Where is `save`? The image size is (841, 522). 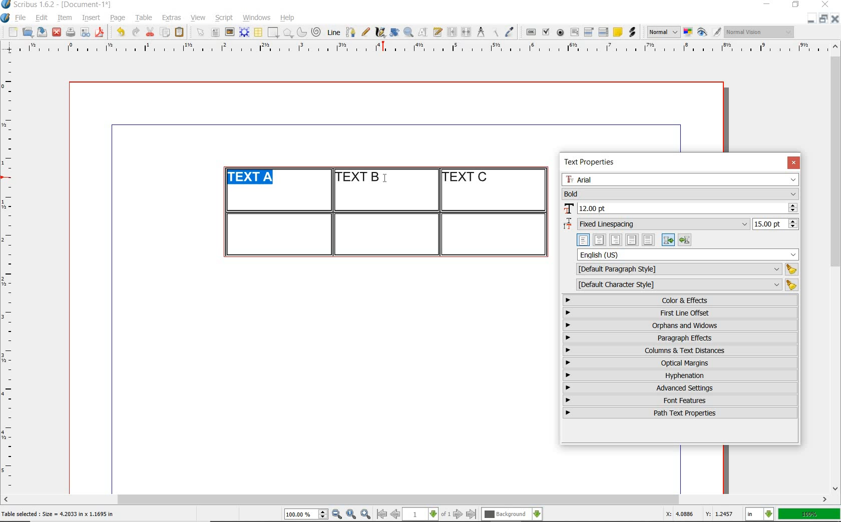
save is located at coordinates (41, 32).